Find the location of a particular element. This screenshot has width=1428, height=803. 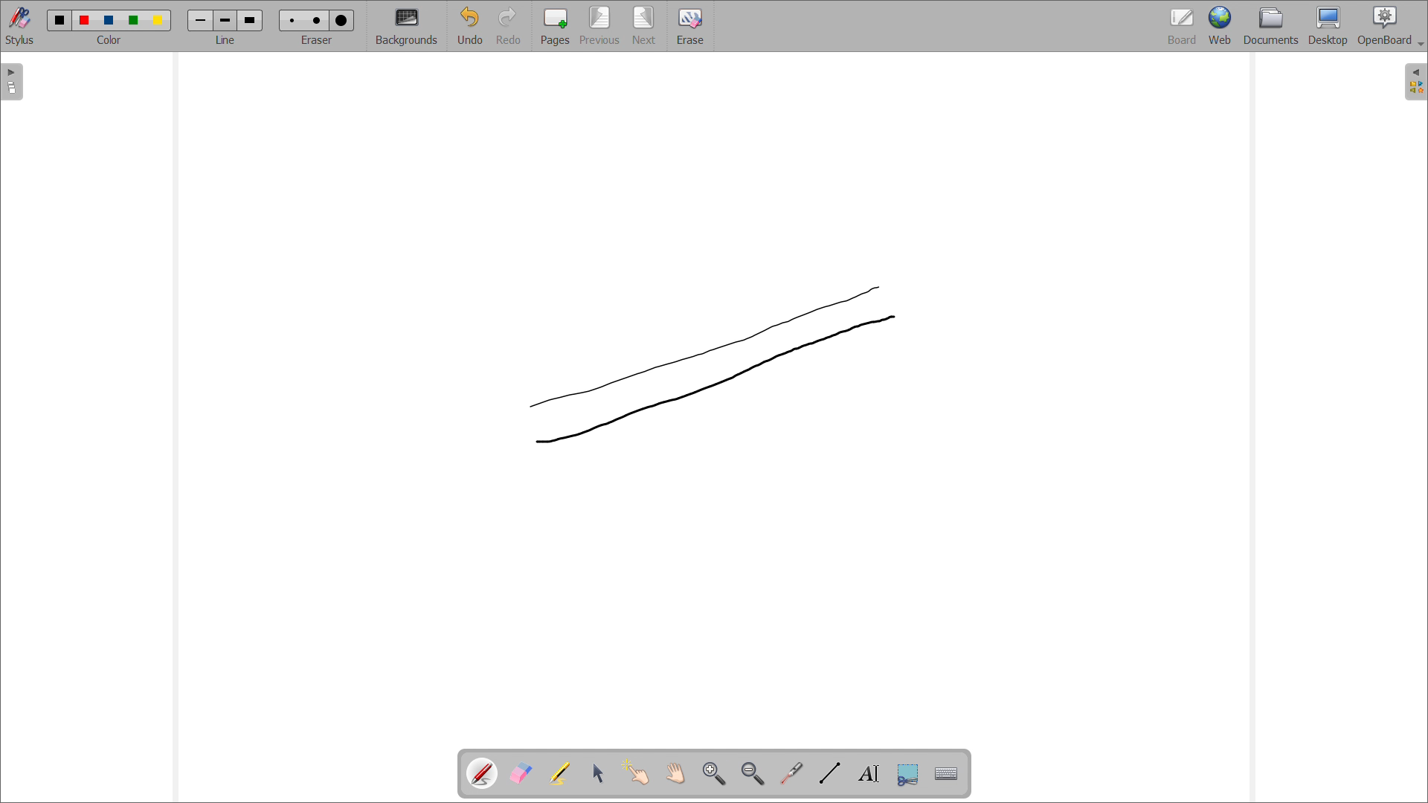

desktop is located at coordinates (1328, 26).